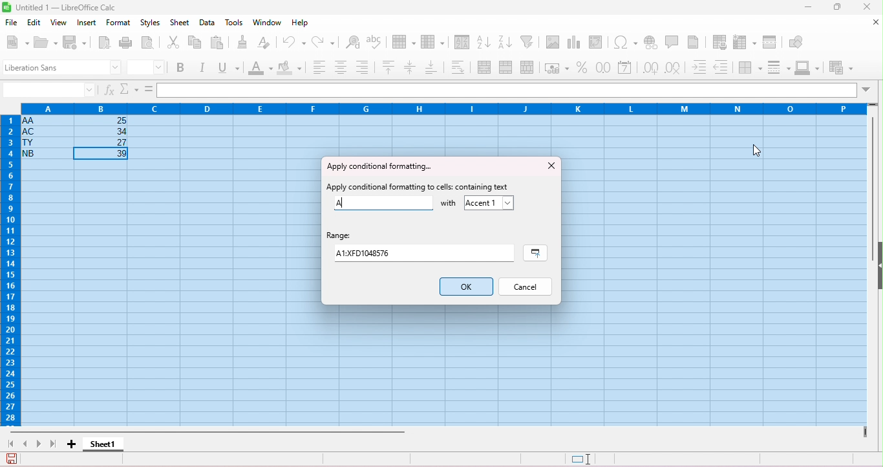 Image resolution: width=883 pixels, height=467 pixels. Describe the element at coordinates (341, 237) in the screenshot. I see `range` at that location.